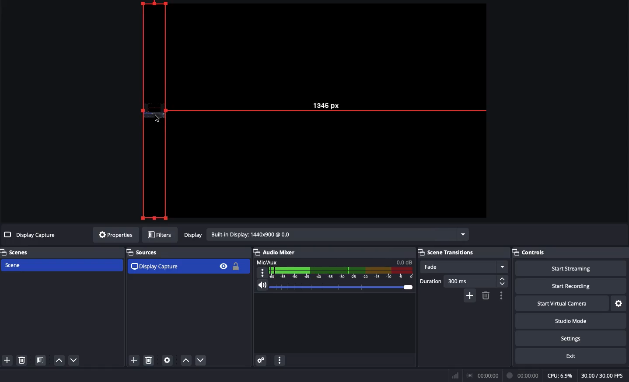 This screenshot has width=629, height=382. Describe the element at coordinates (157, 111) in the screenshot. I see `Drag` at that location.